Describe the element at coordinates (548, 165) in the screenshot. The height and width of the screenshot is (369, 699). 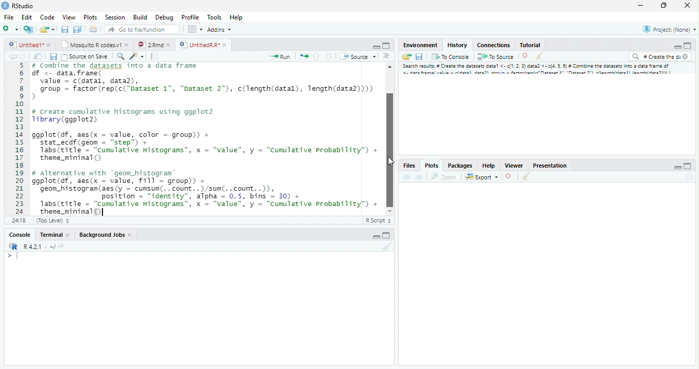
I see `Prsentation` at that location.